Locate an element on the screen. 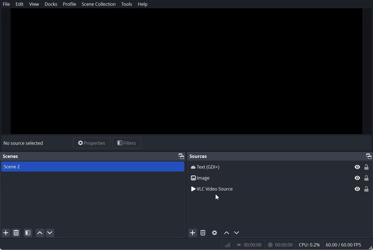 This screenshot has height=250, width=373. Properties is located at coordinates (92, 143).